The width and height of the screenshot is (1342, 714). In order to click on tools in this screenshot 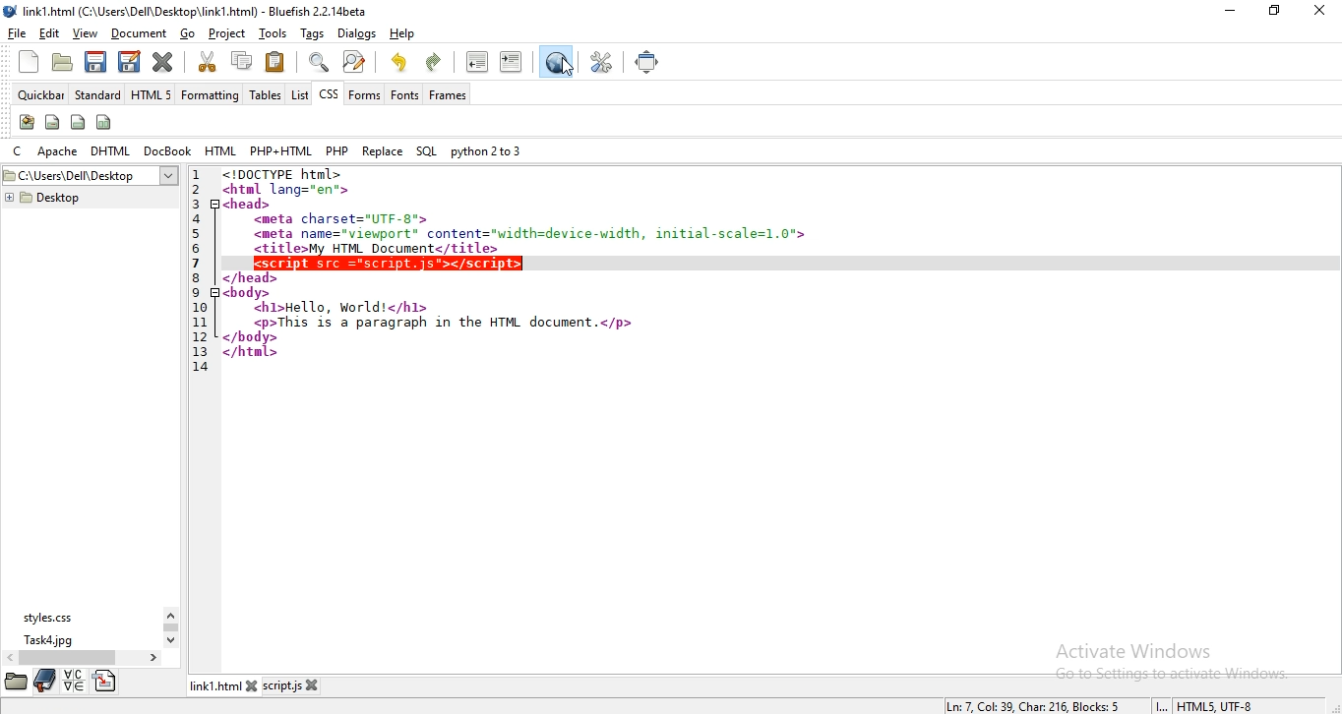, I will do `click(274, 34)`.